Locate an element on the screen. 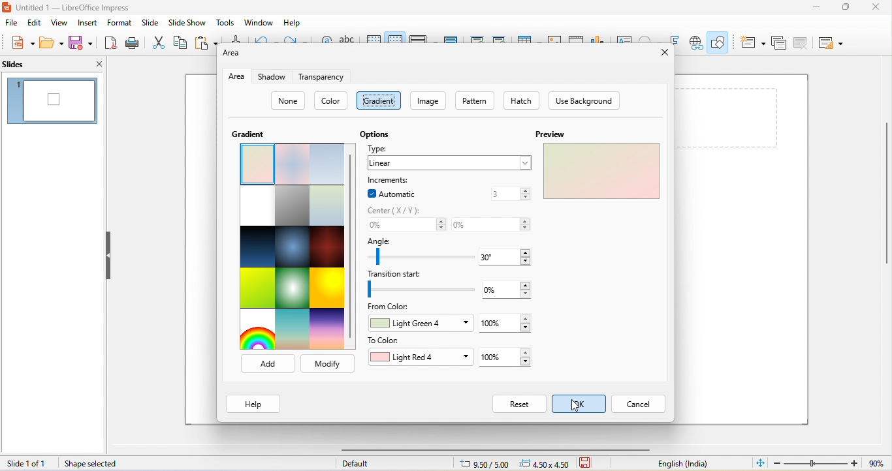 The image size is (892, 471). show draw functions is located at coordinates (720, 42).